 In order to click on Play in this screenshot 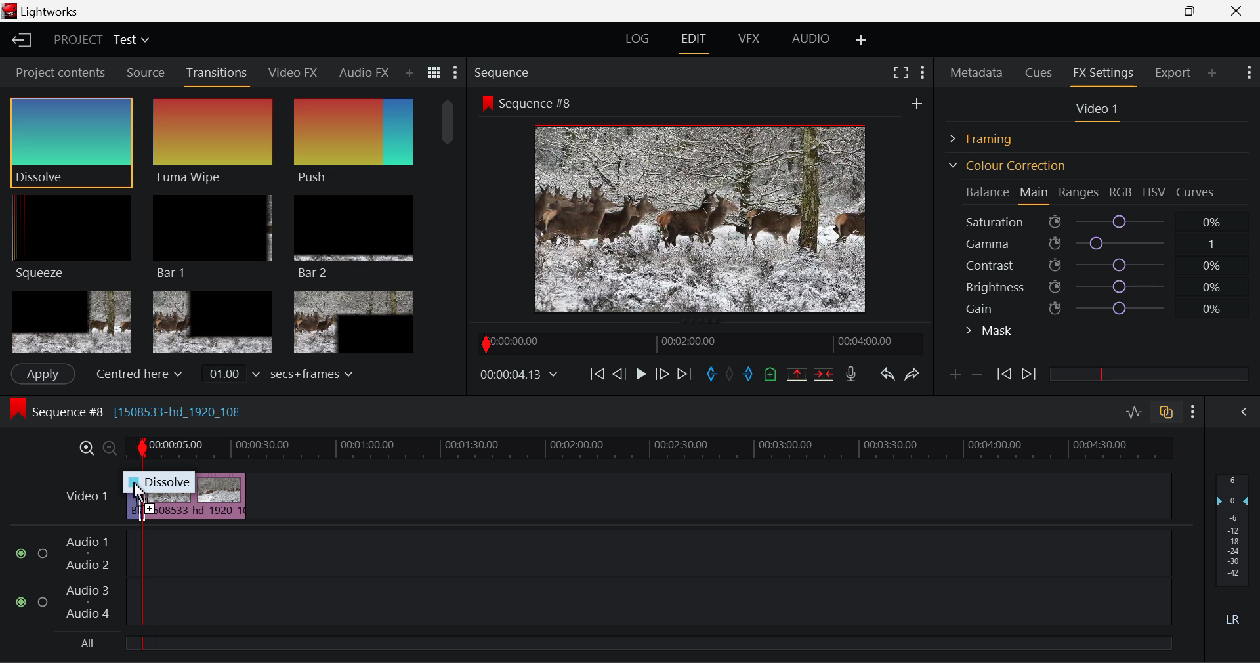, I will do `click(639, 375)`.